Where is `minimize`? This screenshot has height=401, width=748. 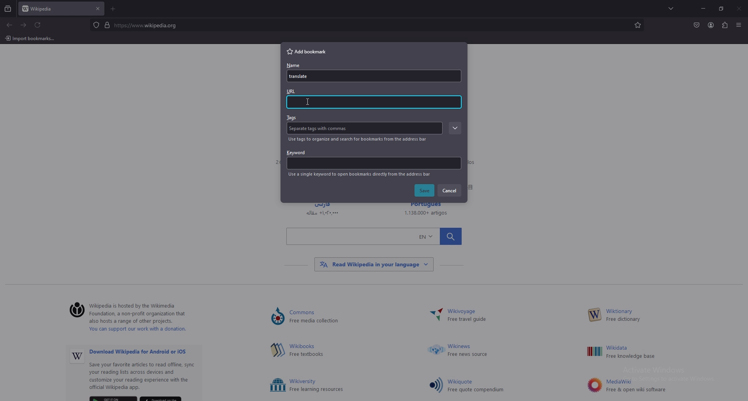 minimize is located at coordinates (703, 8).